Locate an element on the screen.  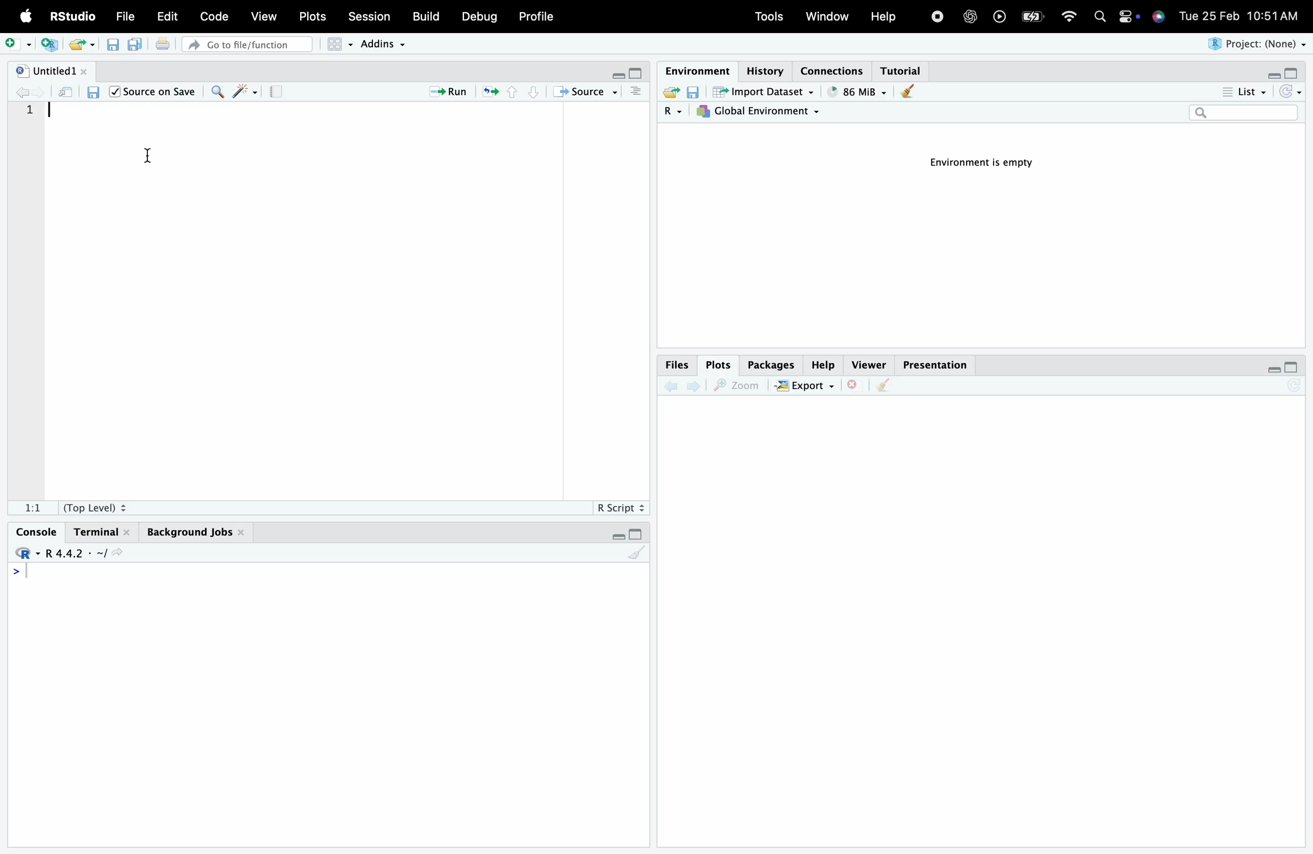
siri is located at coordinates (1160, 20).